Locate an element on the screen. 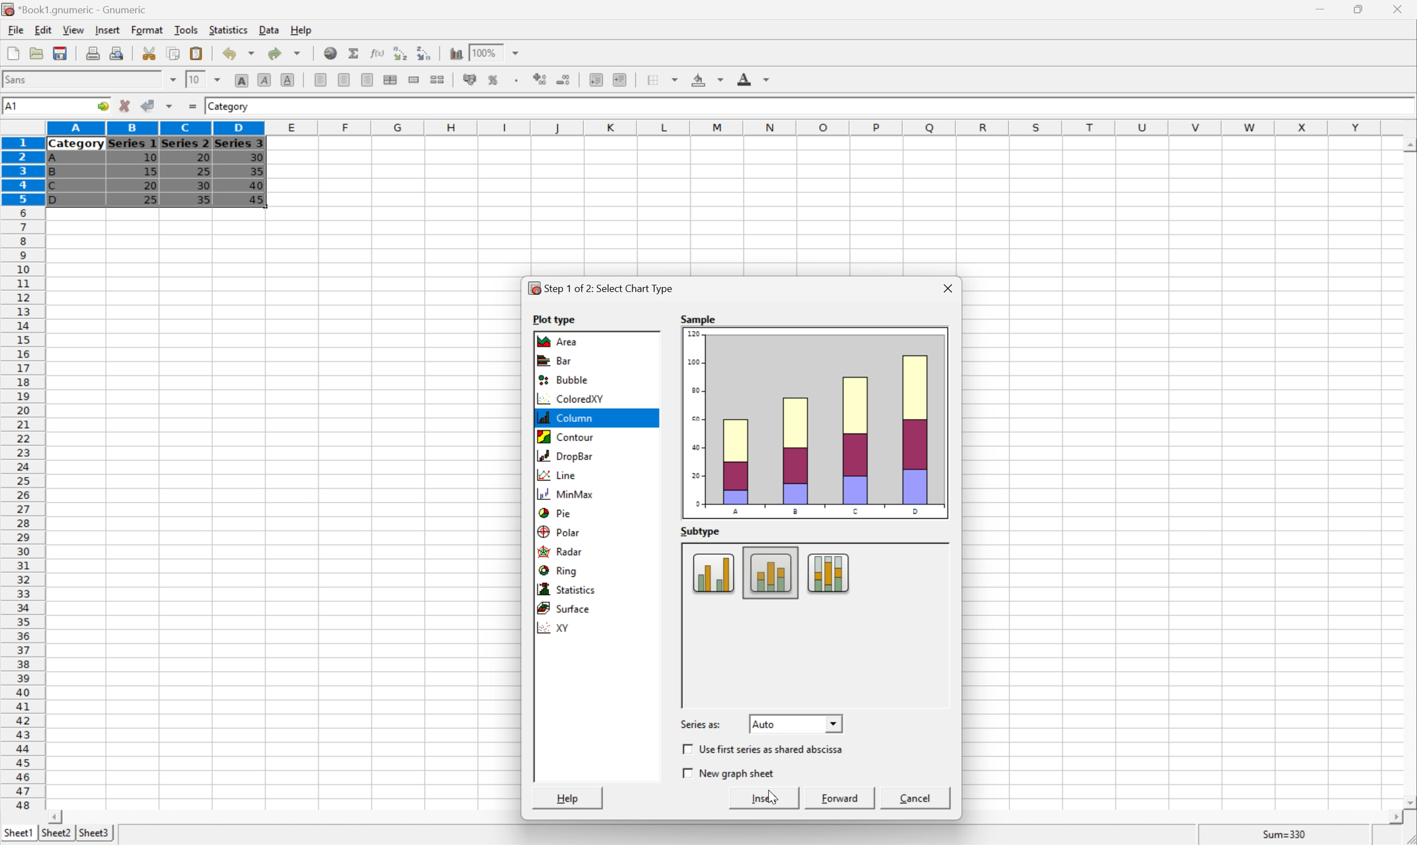  Decrease the number of decimals displayed is located at coordinates (562, 78).